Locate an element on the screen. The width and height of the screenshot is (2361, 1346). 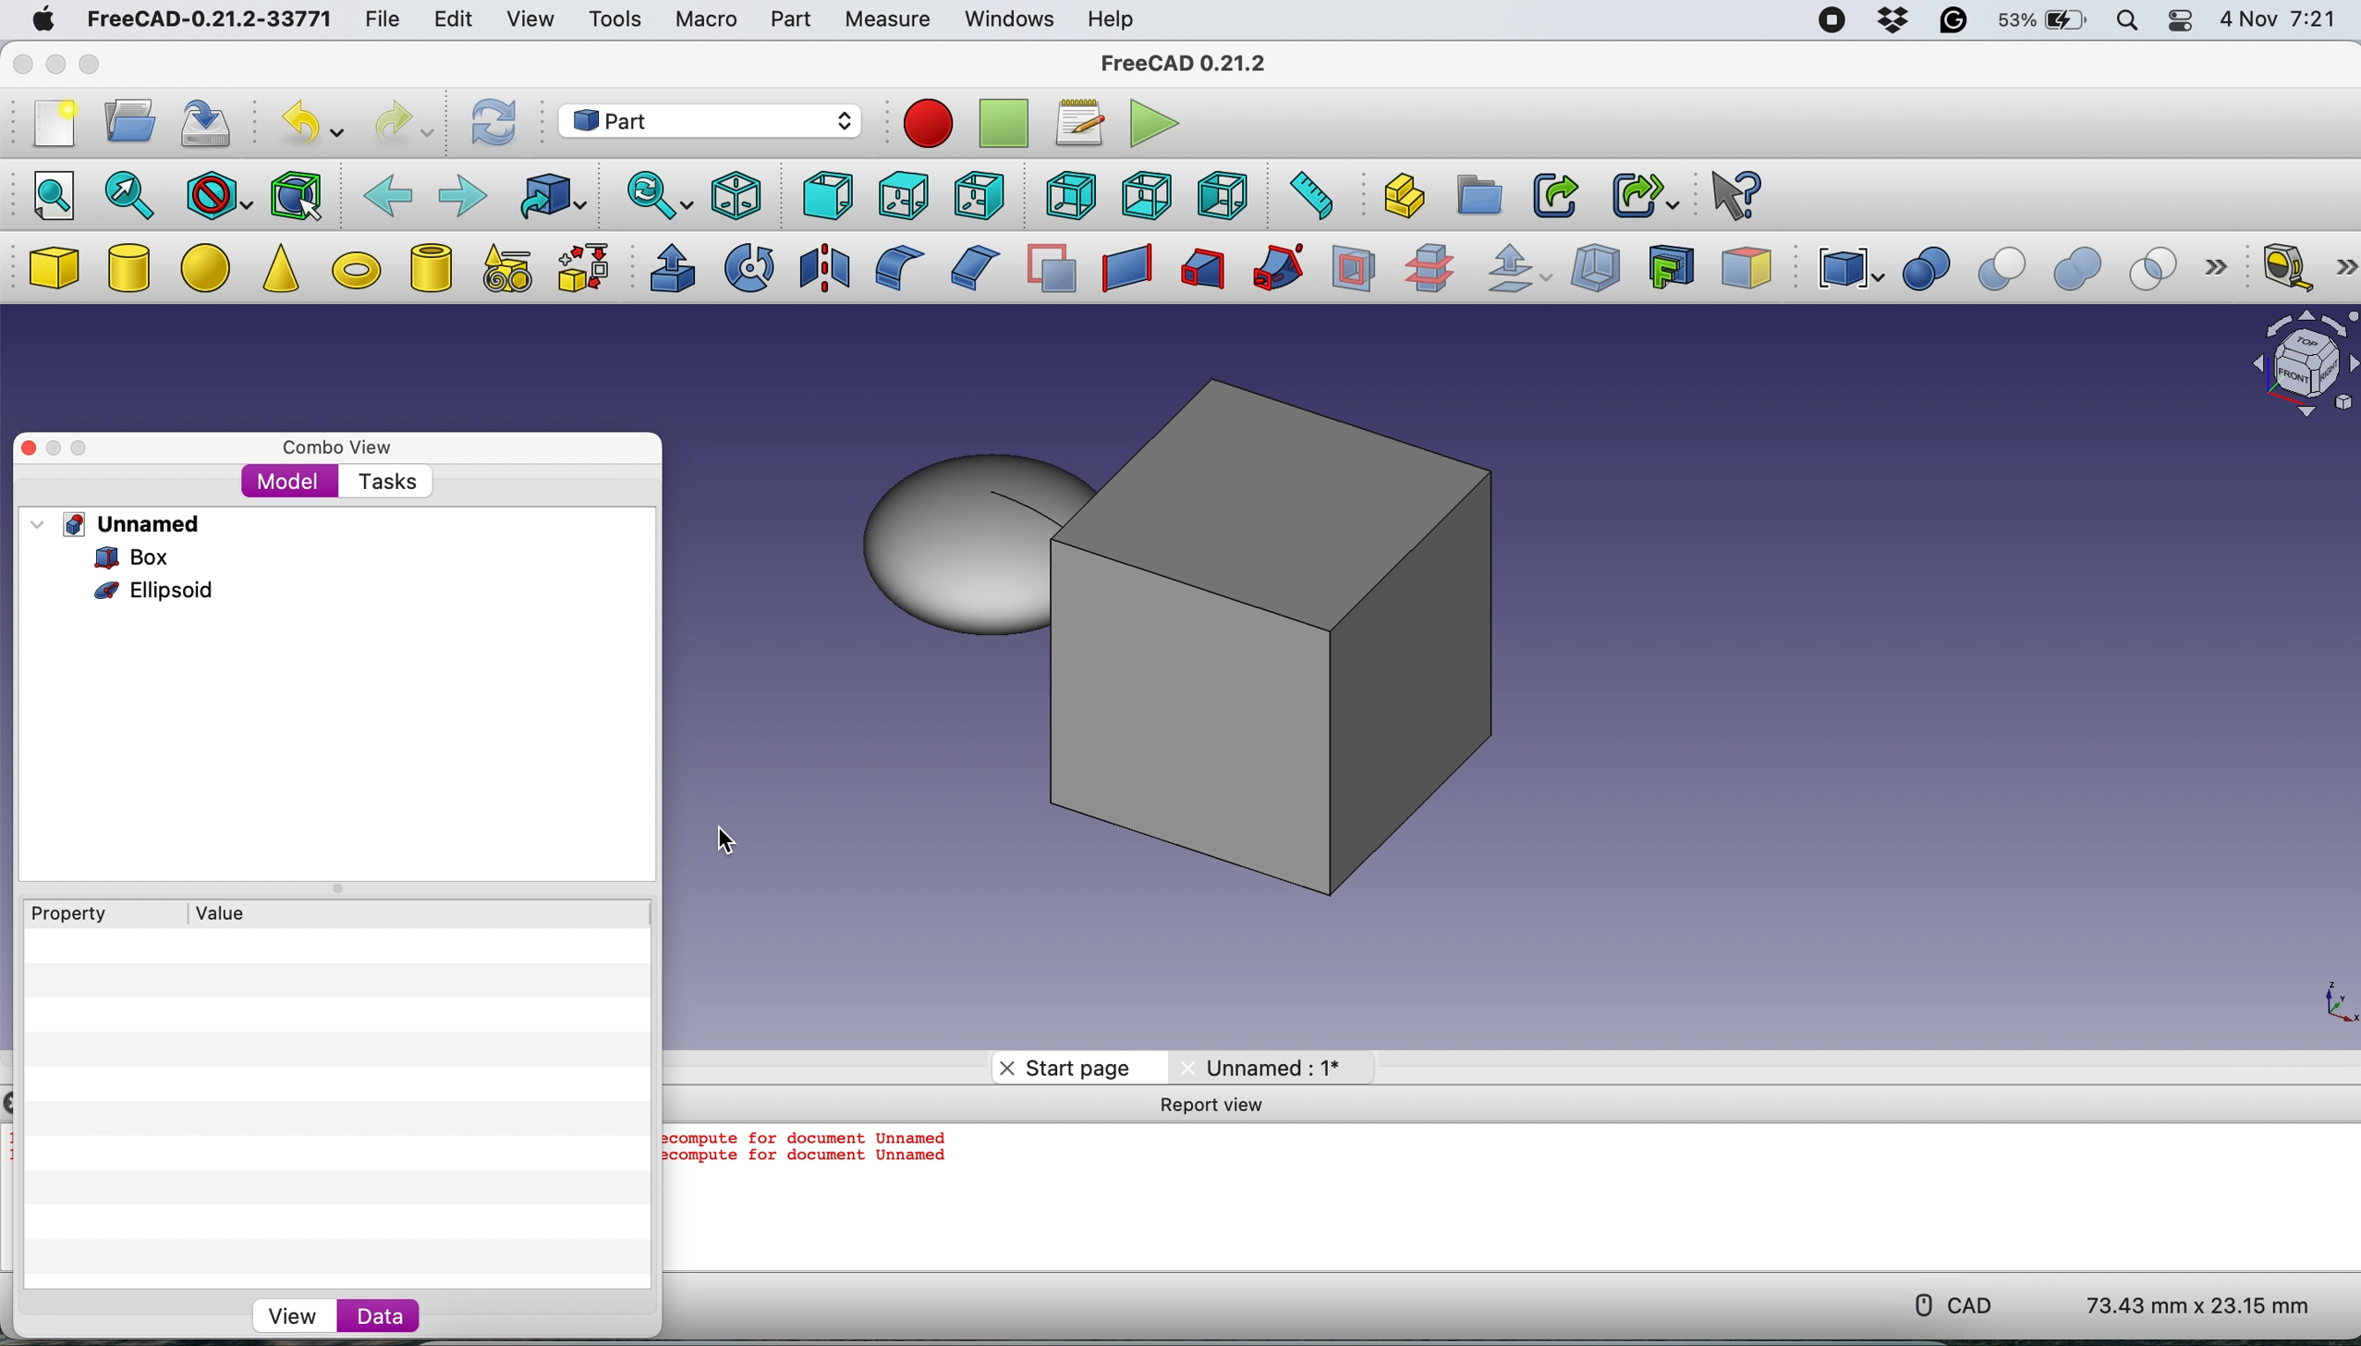
extrude is located at coordinates (667, 268).